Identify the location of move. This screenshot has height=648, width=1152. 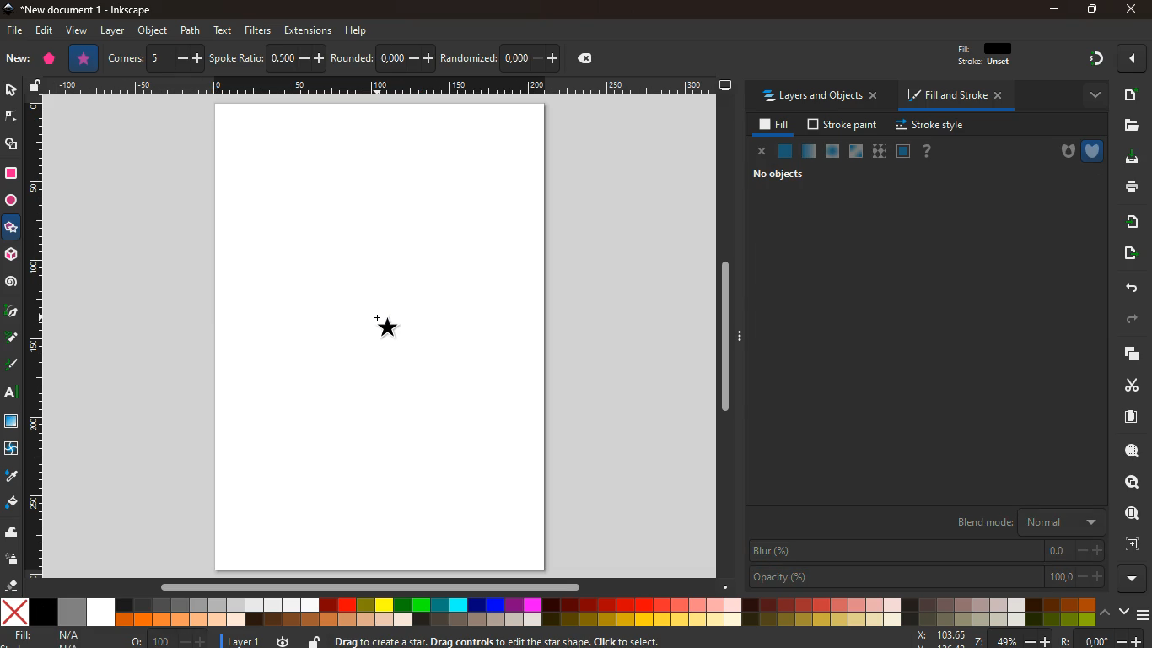
(1128, 254).